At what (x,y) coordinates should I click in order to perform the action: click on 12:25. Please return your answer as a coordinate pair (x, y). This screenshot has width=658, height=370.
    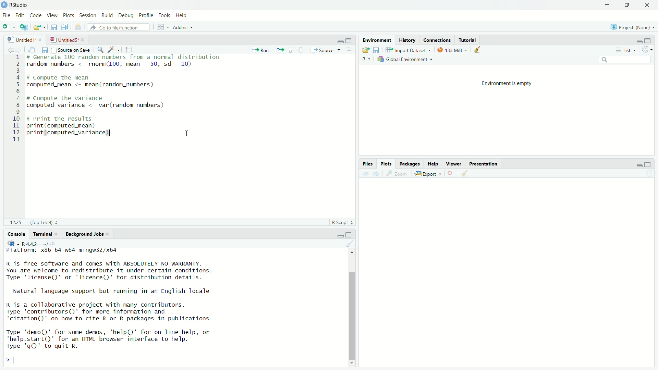
    Looking at the image, I should click on (14, 223).